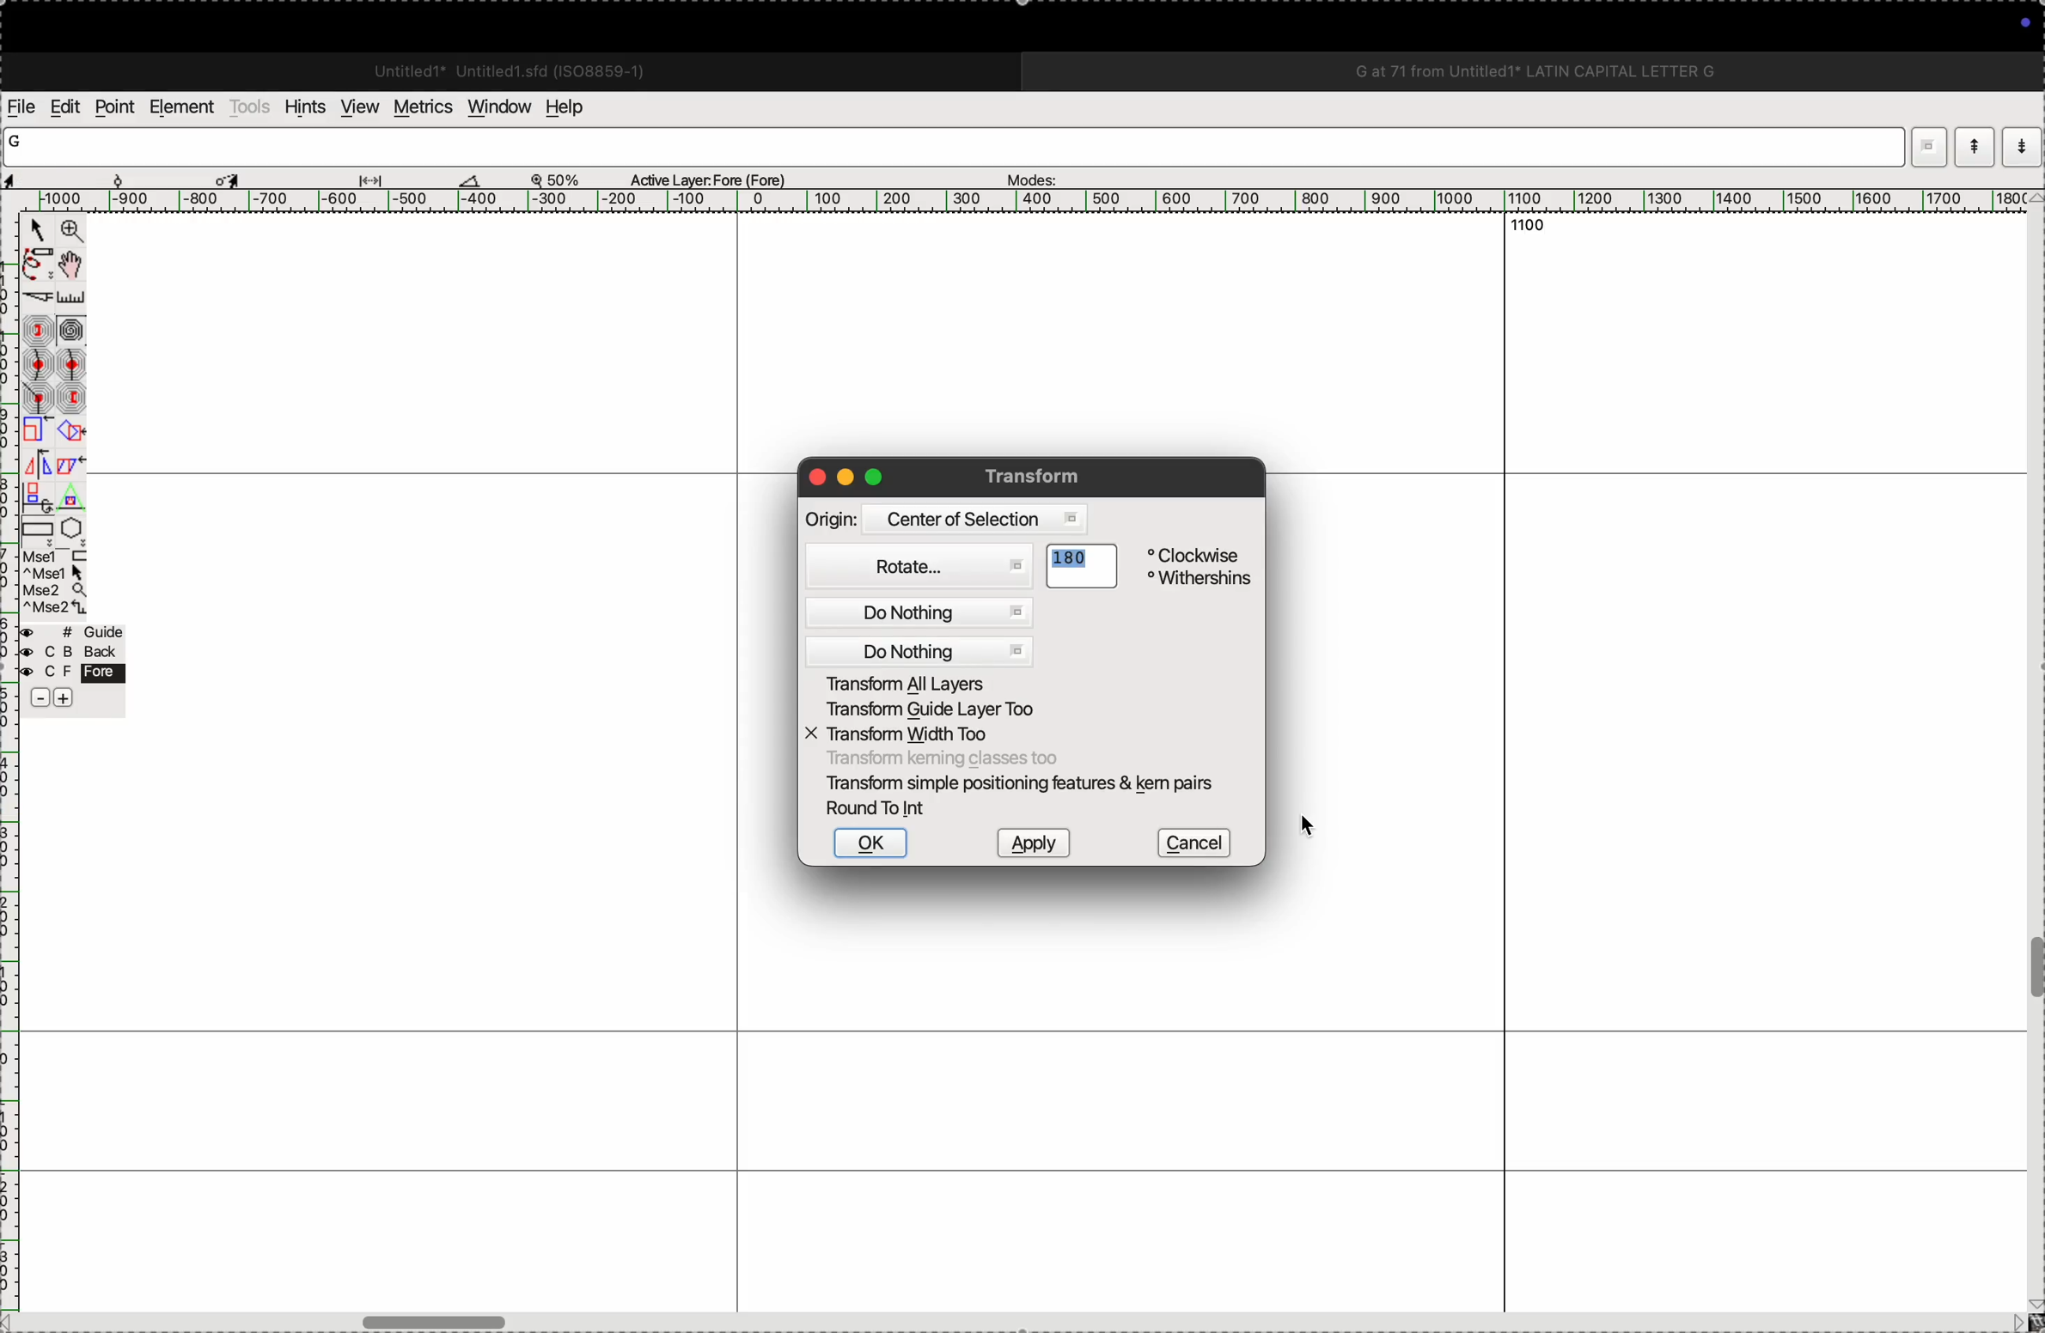 The image size is (2045, 1333). I want to click on ruler, so click(12, 1026).